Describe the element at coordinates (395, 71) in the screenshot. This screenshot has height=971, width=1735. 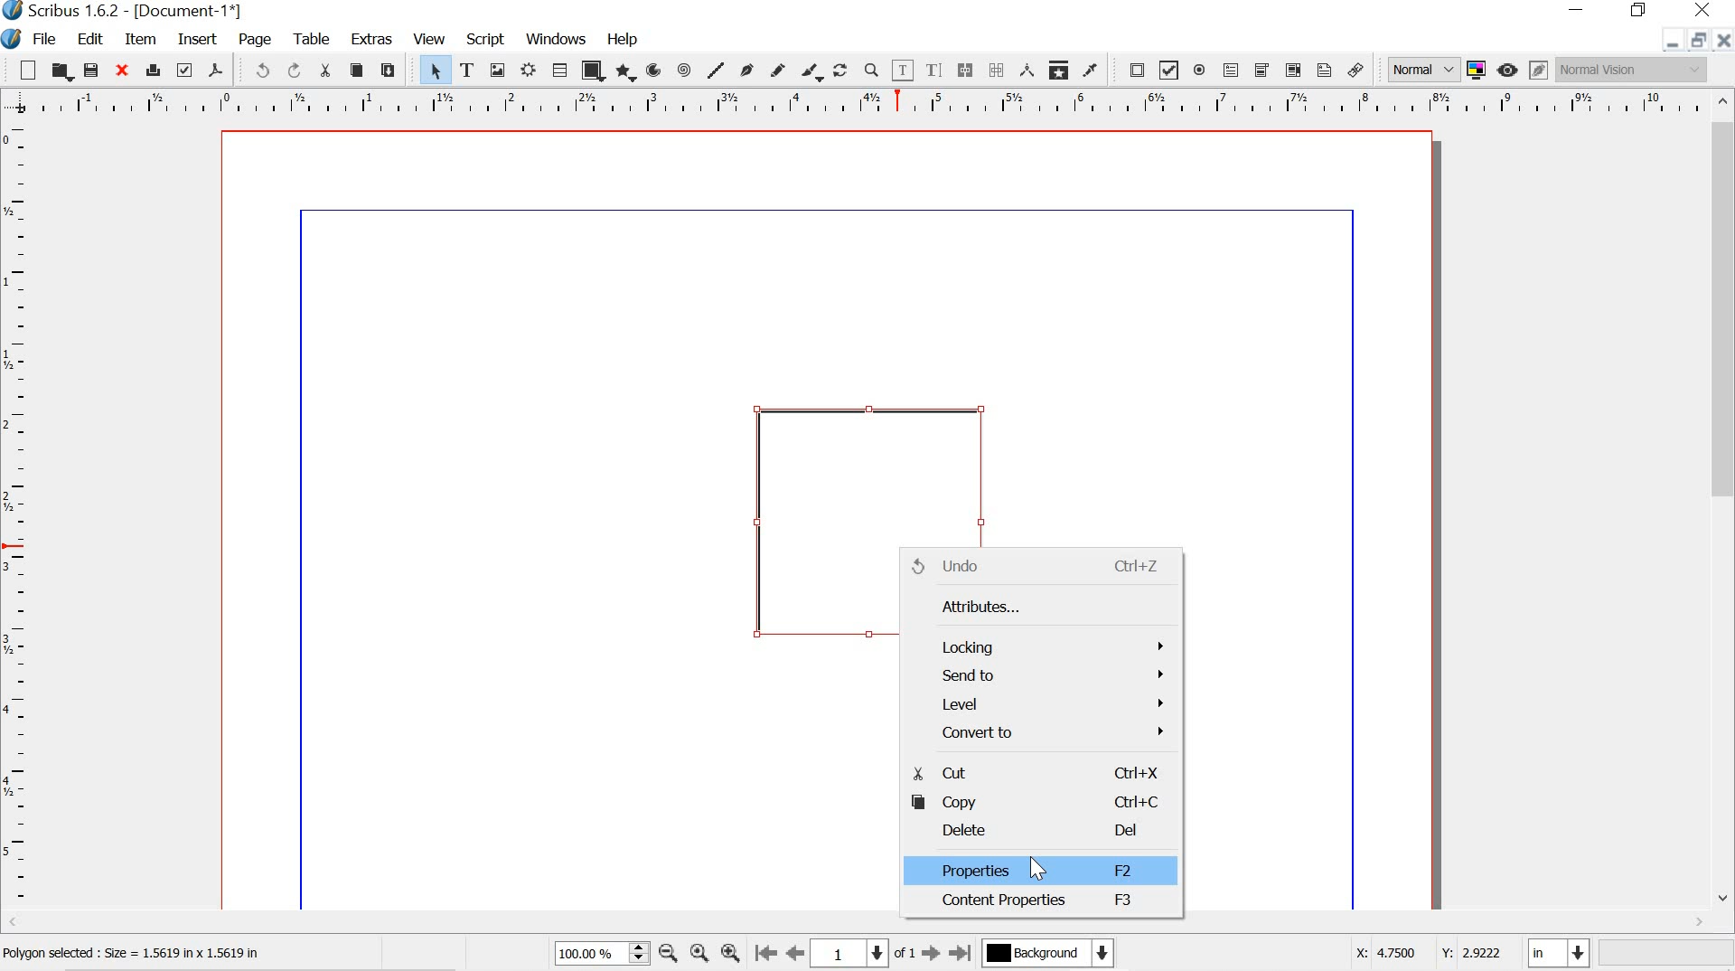
I see `paste` at that location.